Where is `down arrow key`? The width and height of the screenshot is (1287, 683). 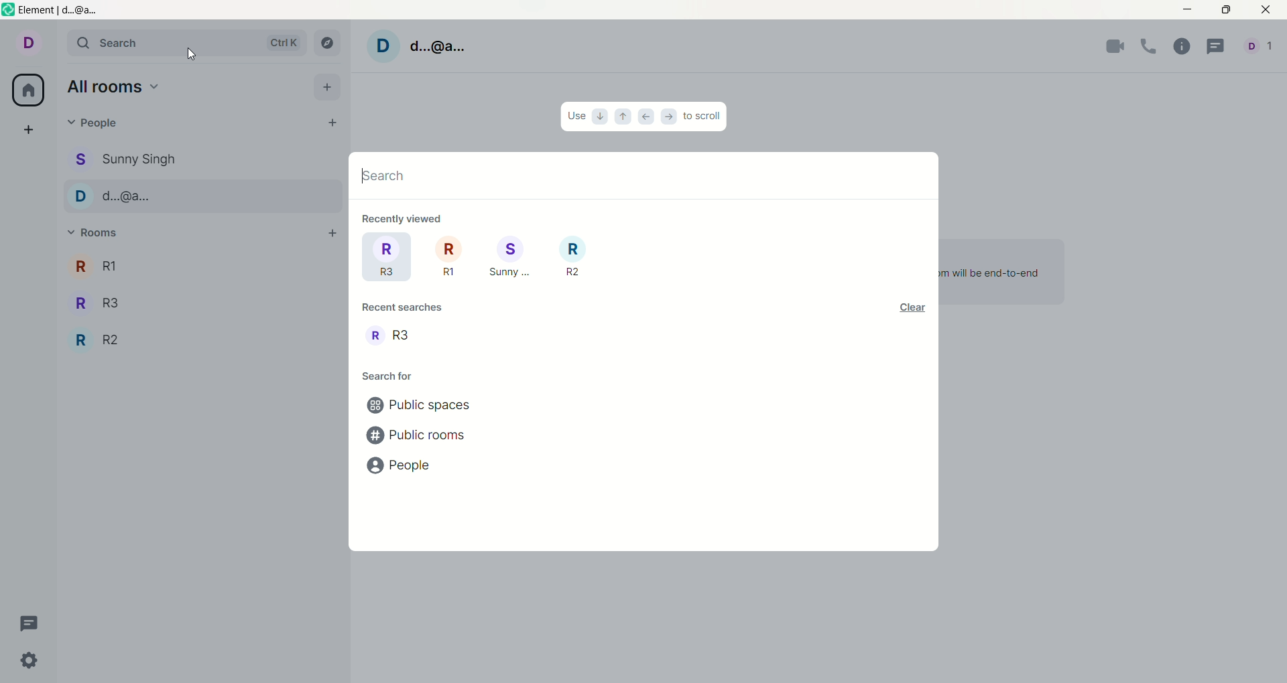
down arrow key is located at coordinates (601, 117).